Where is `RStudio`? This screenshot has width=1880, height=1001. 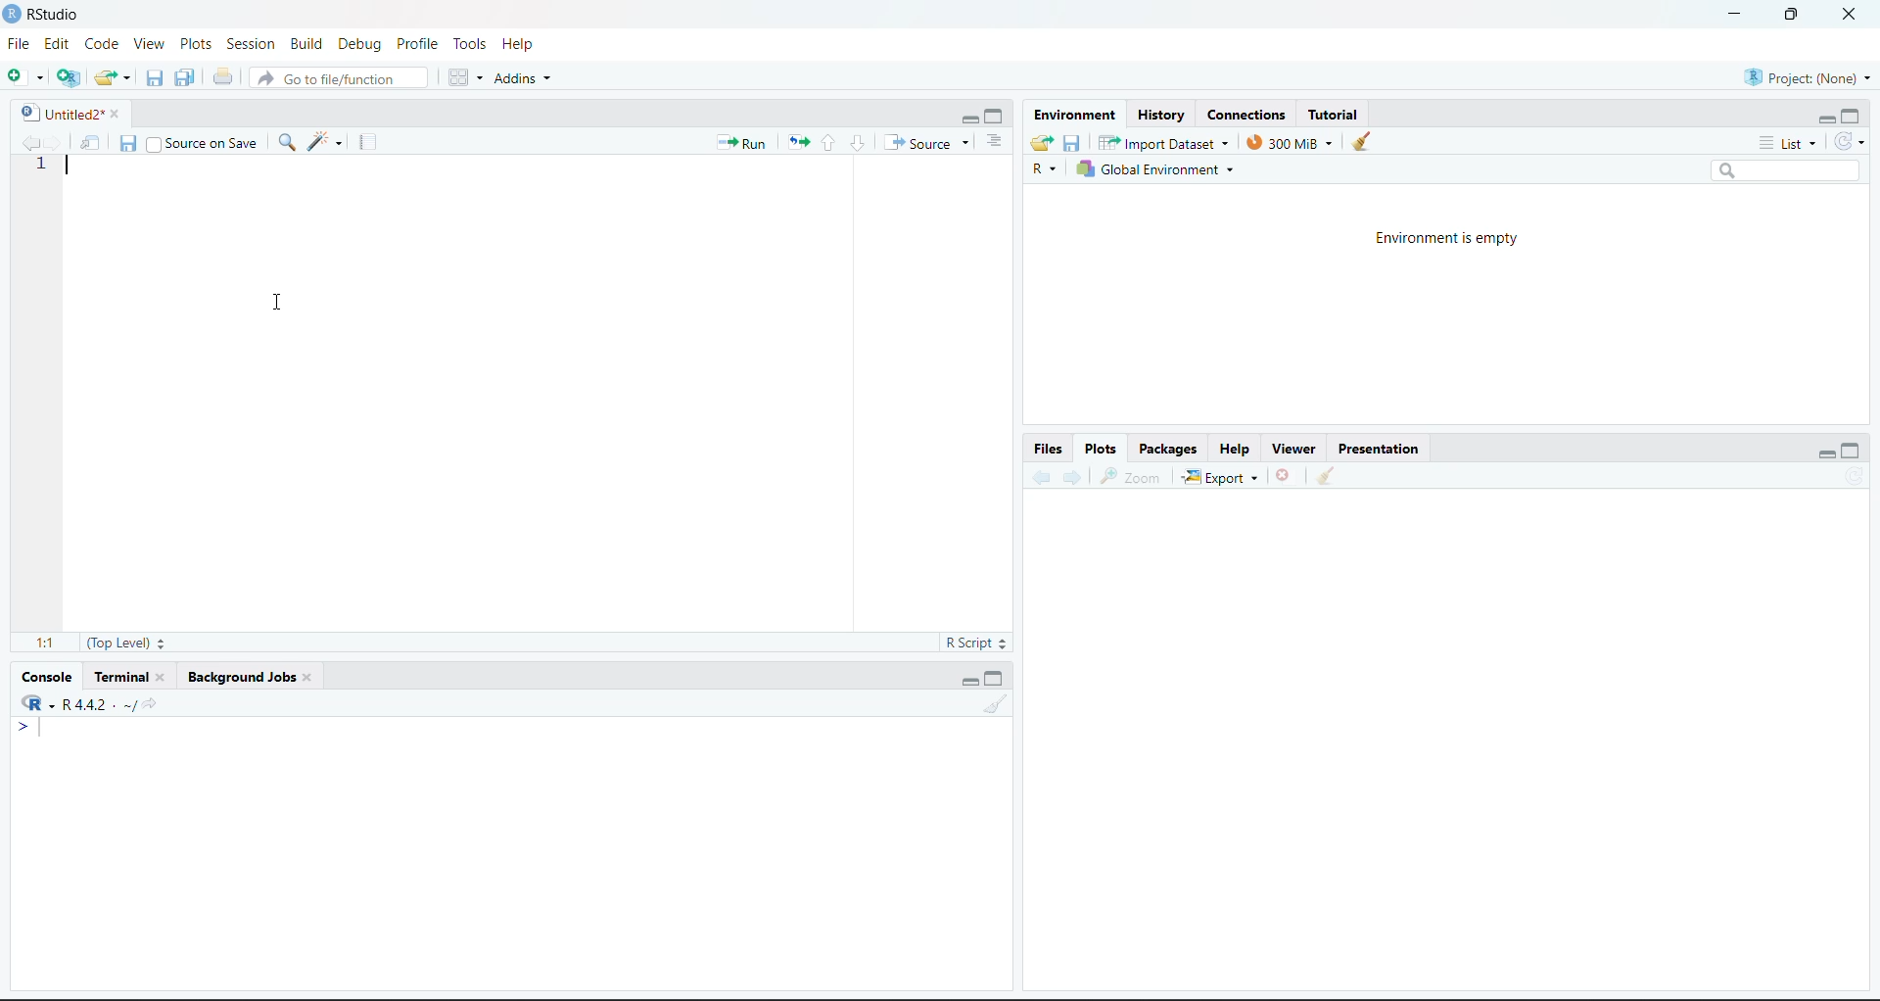
RStudio is located at coordinates (50, 14).